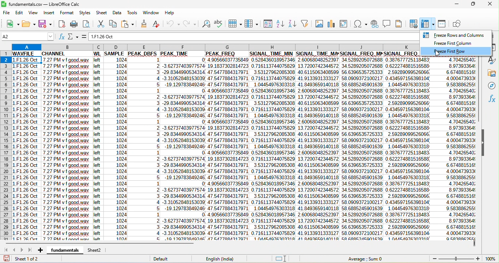 The height and width of the screenshot is (263, 499). Describe the element at coordinates (343, 24) in the screenshot. I see `pivot table` at that location.